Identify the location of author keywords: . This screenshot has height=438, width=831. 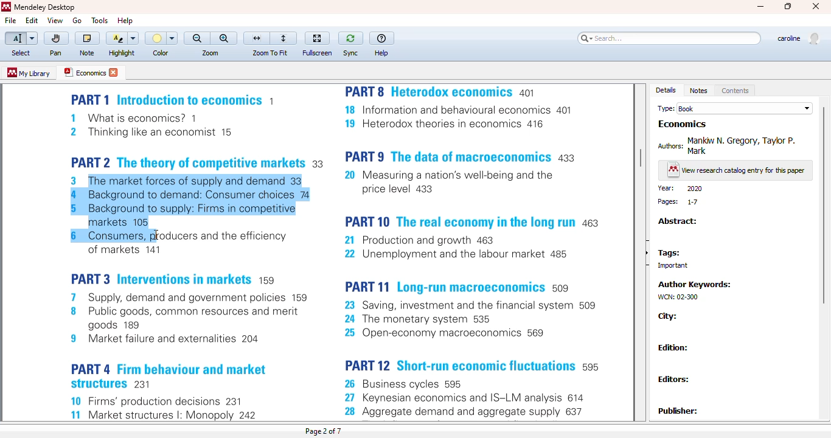
(697, 284).